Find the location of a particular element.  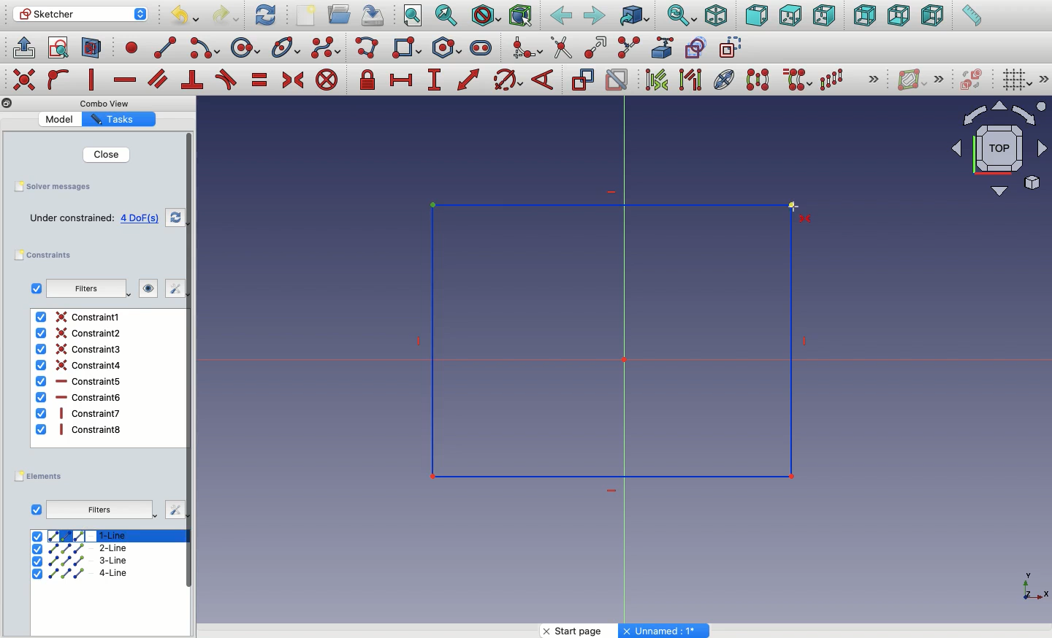

Expand is located at coordinates (874, 80).